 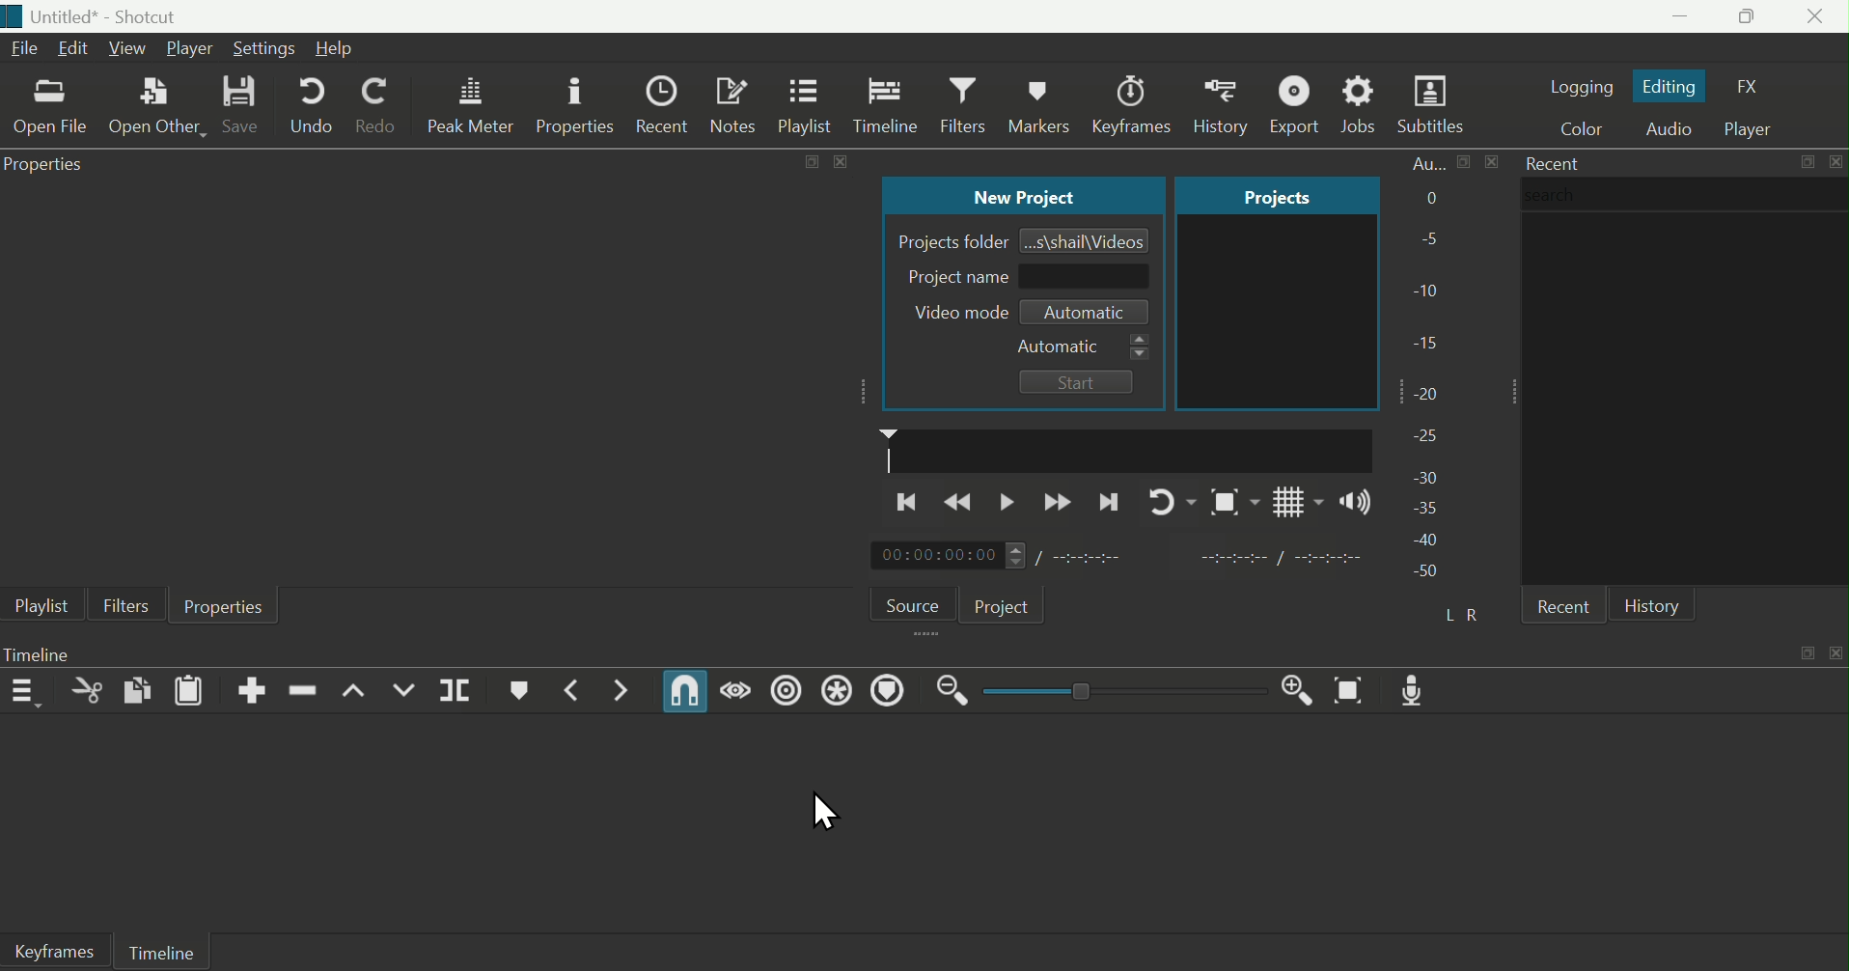 I want to click on Recent, so click(x=666, y=104).